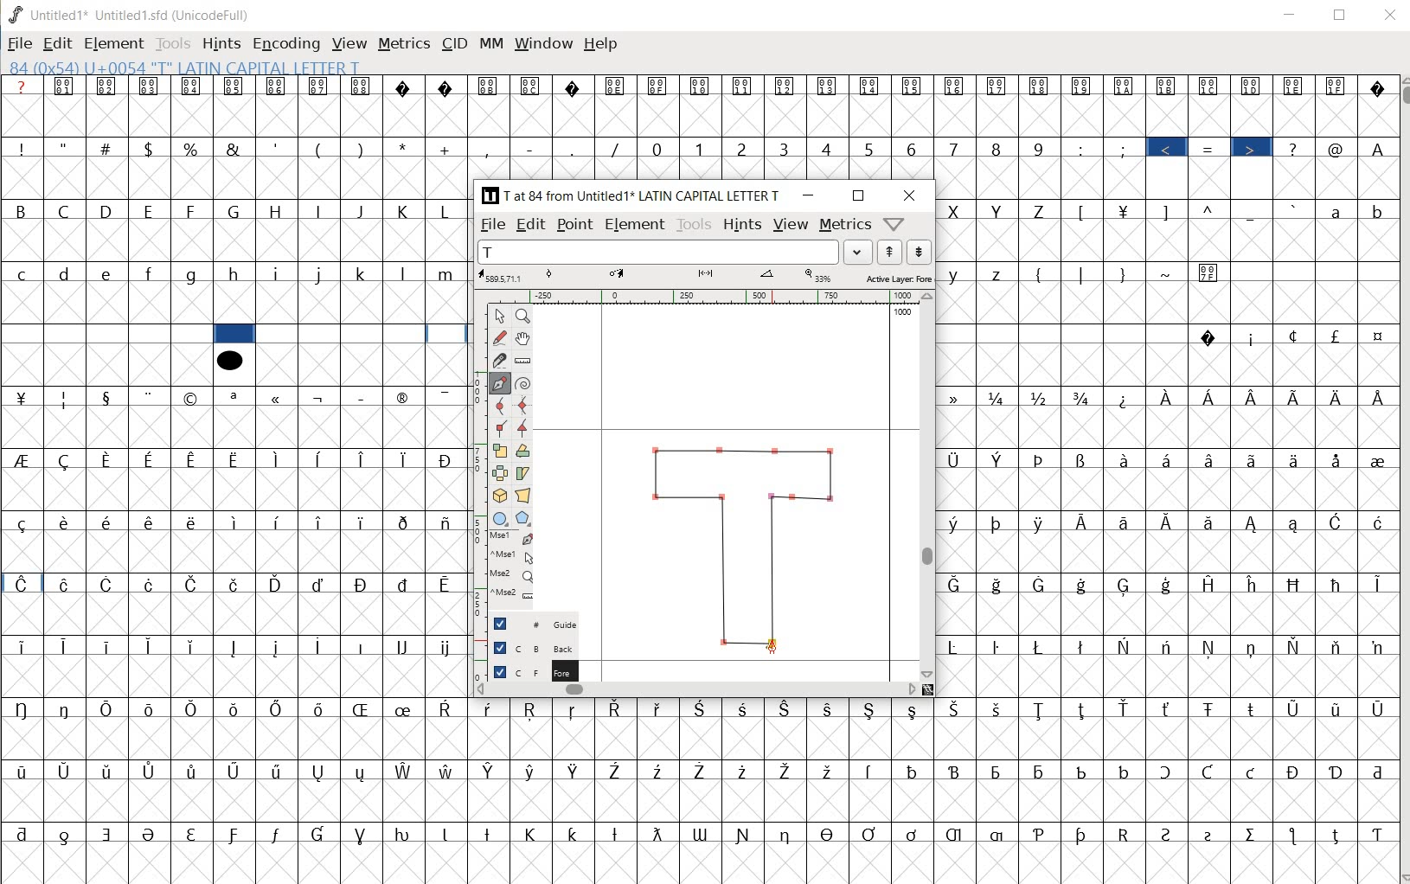 This screenshot has height=884, width=1410. What do you see at coordinates (501, 338) in the screenshot?
I see `freehand` at bounding box center [501, 338].